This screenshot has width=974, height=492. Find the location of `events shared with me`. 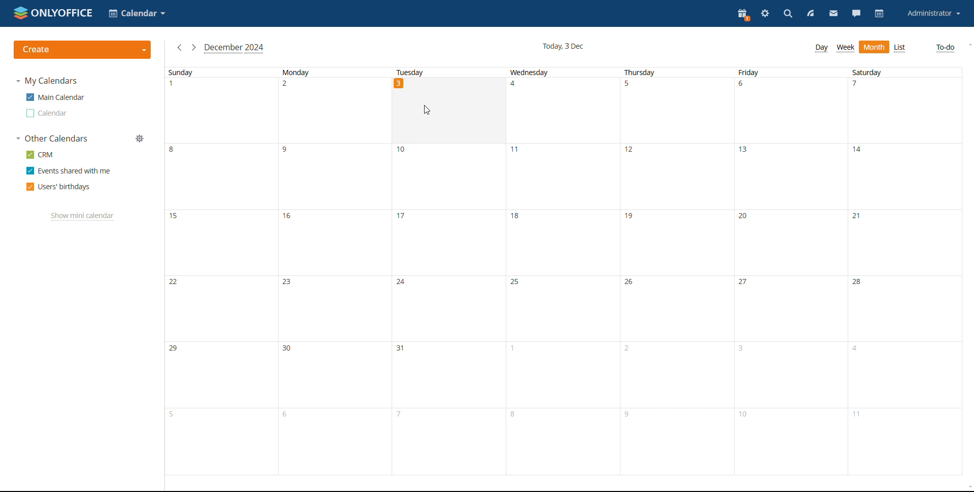

events shared with me is located at coordinates (69, 171).